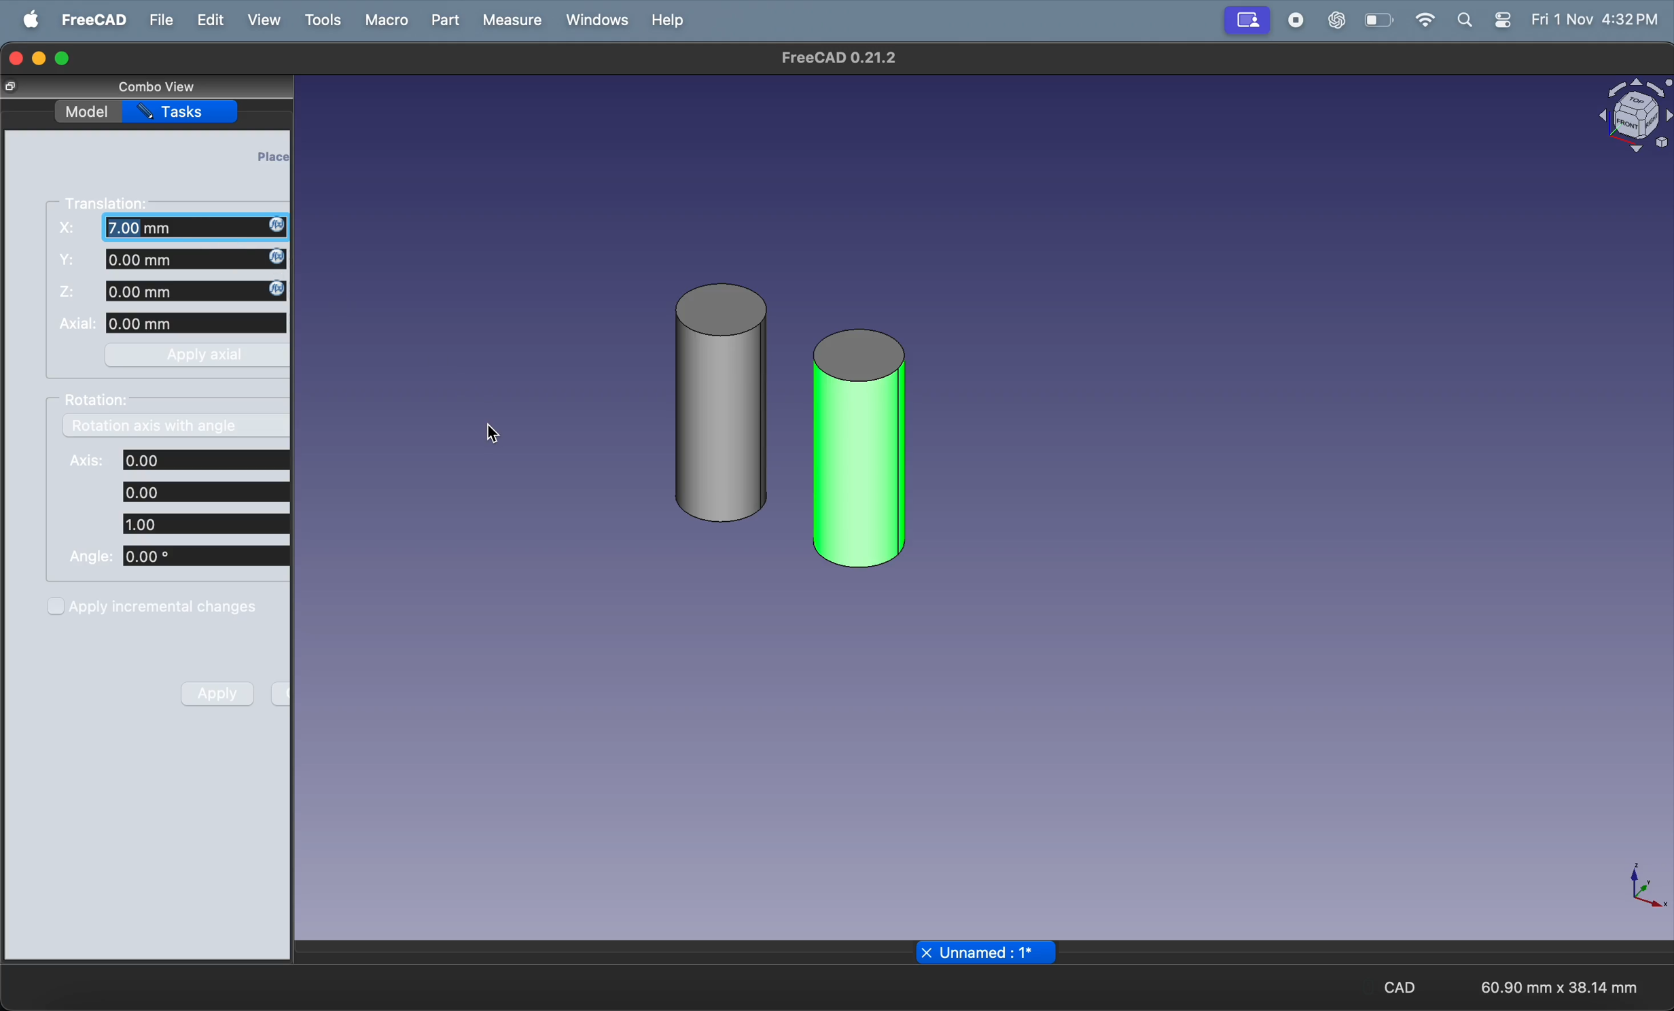 This screenshot has width=1674, height=1011. I want to click on axial length, so click(198, 323).